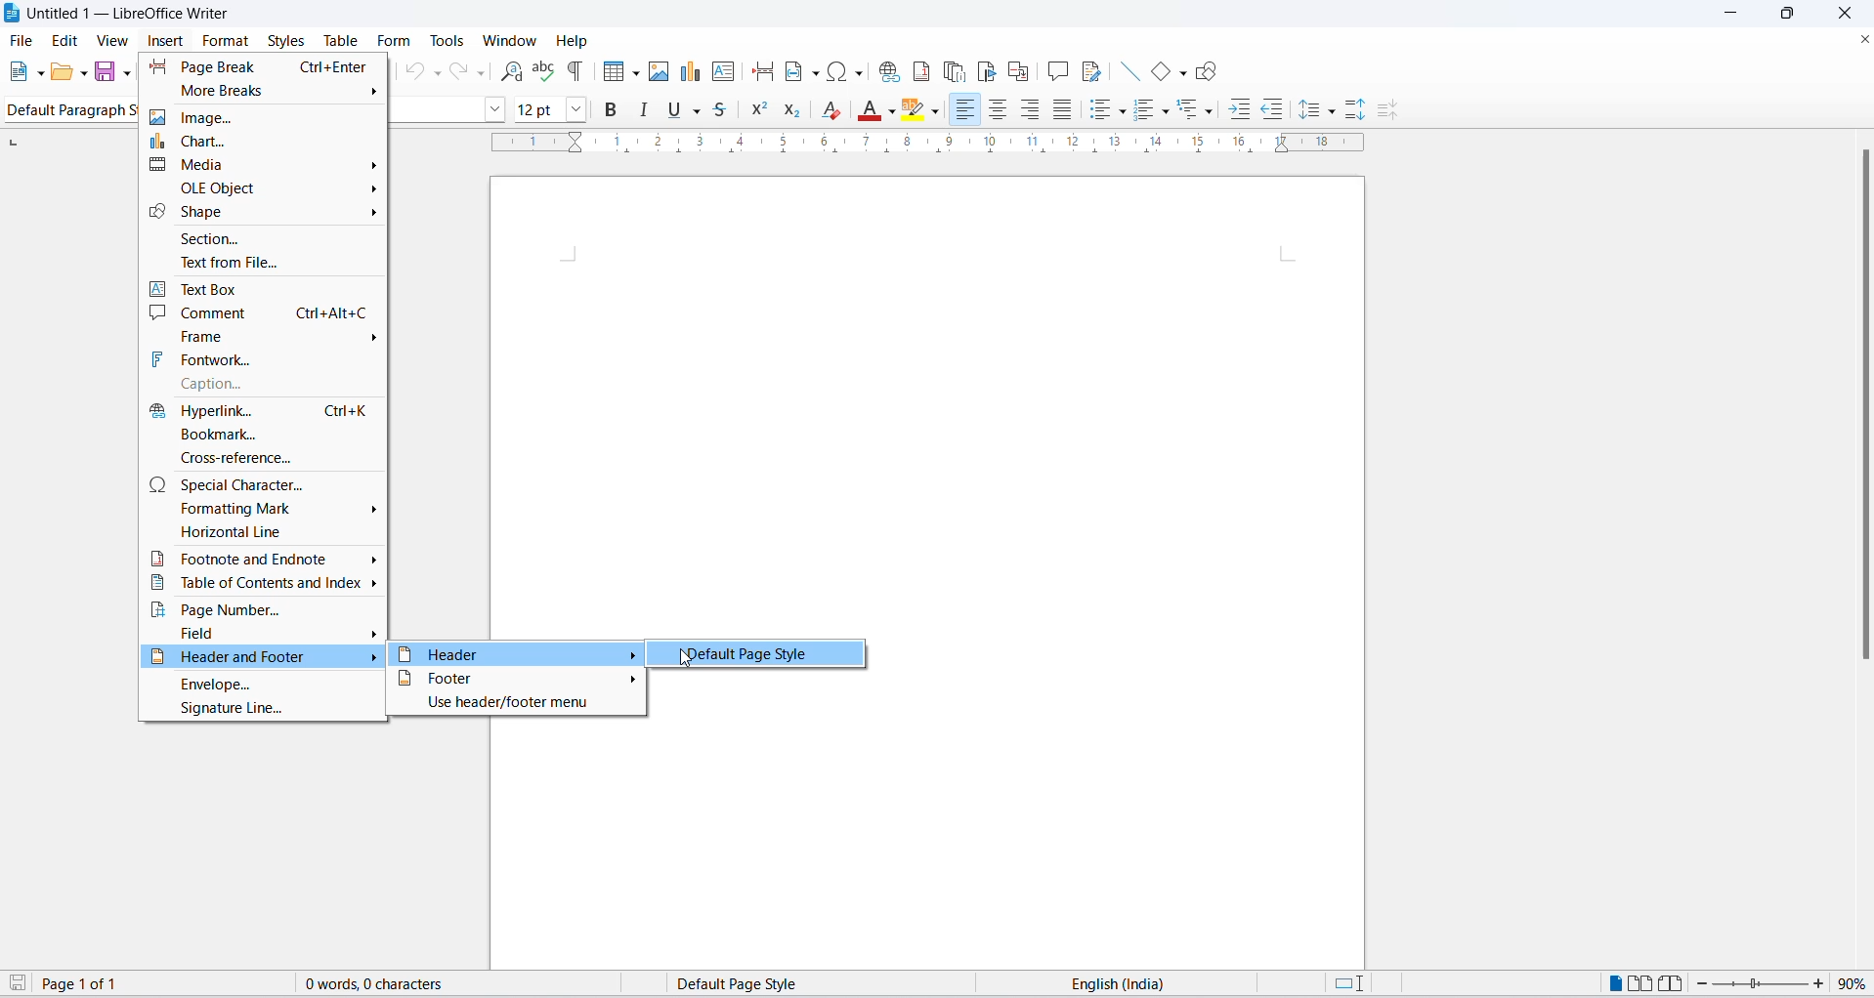 This screenshot has width=1874, height=998. Describe the element at coordinates (690, 75) in the screenshot. I see `insert chat` at that location.